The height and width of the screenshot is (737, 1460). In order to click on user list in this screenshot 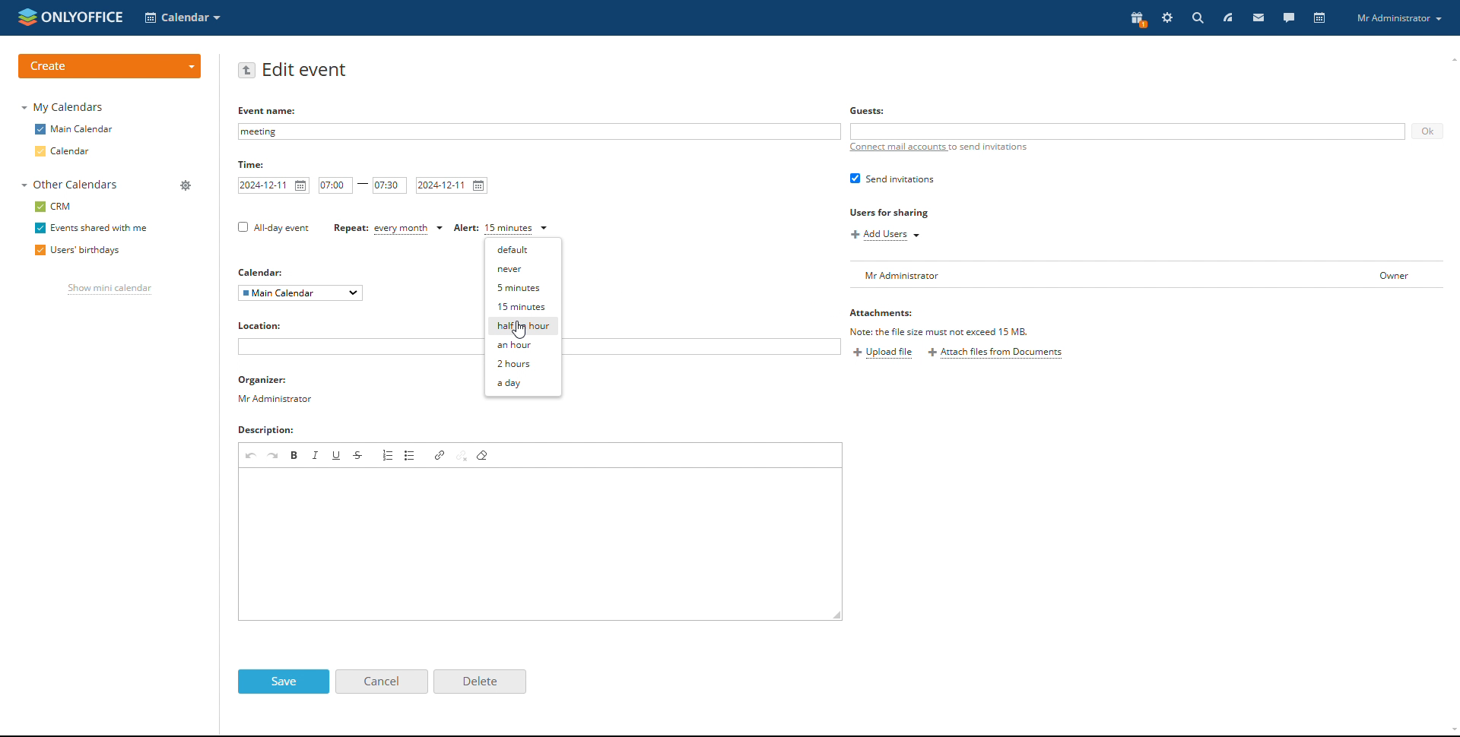, I will do `click(1099, 274)`.